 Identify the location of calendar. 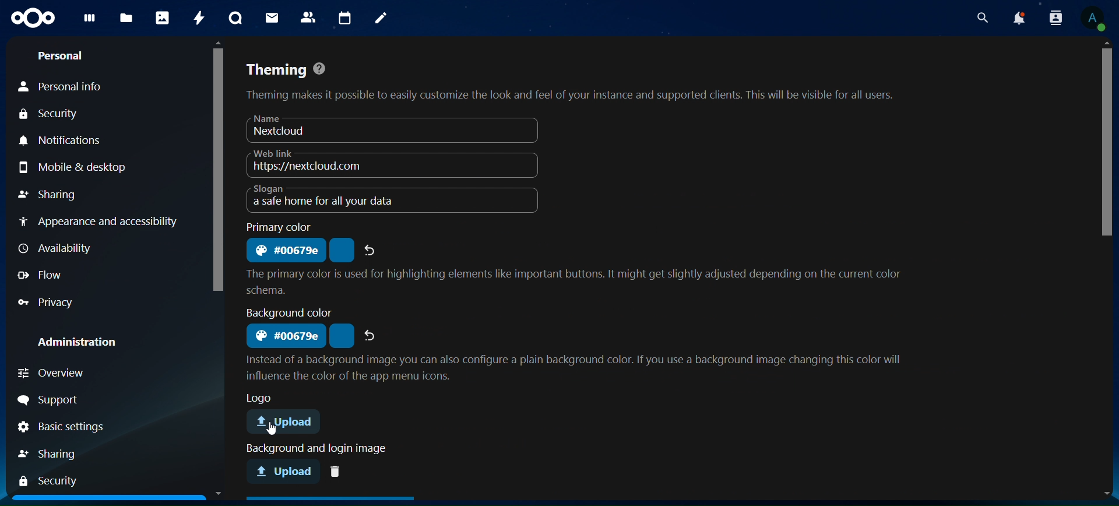
(345, 17).